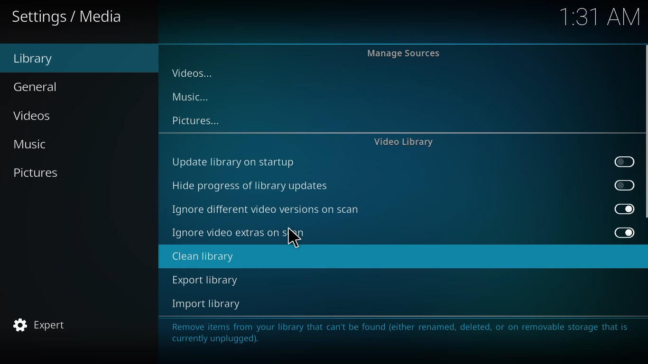 This screenshot has height=364, width=648. What do you see at coordinates (596, 18) in the screenshot?
I see `time` at bounding box center [596, 18].